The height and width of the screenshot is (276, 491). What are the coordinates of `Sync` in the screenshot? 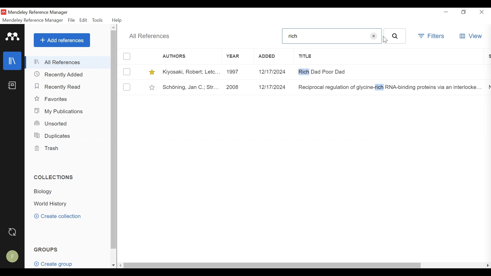 It's located at (13, 232).